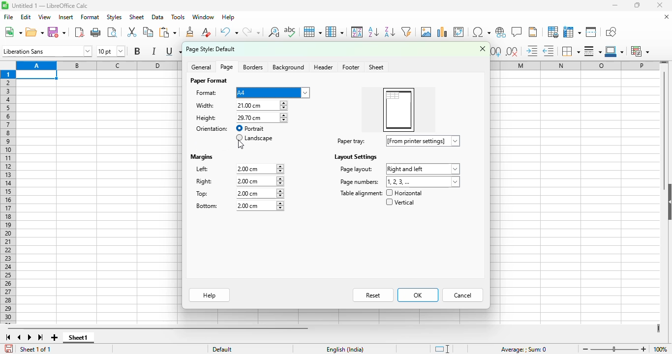 The width and height of the screenshot is (672, 354). What do you see at coordinates (203, 17) in the screenshot?
I see `window` at bounding box center [203, 17].